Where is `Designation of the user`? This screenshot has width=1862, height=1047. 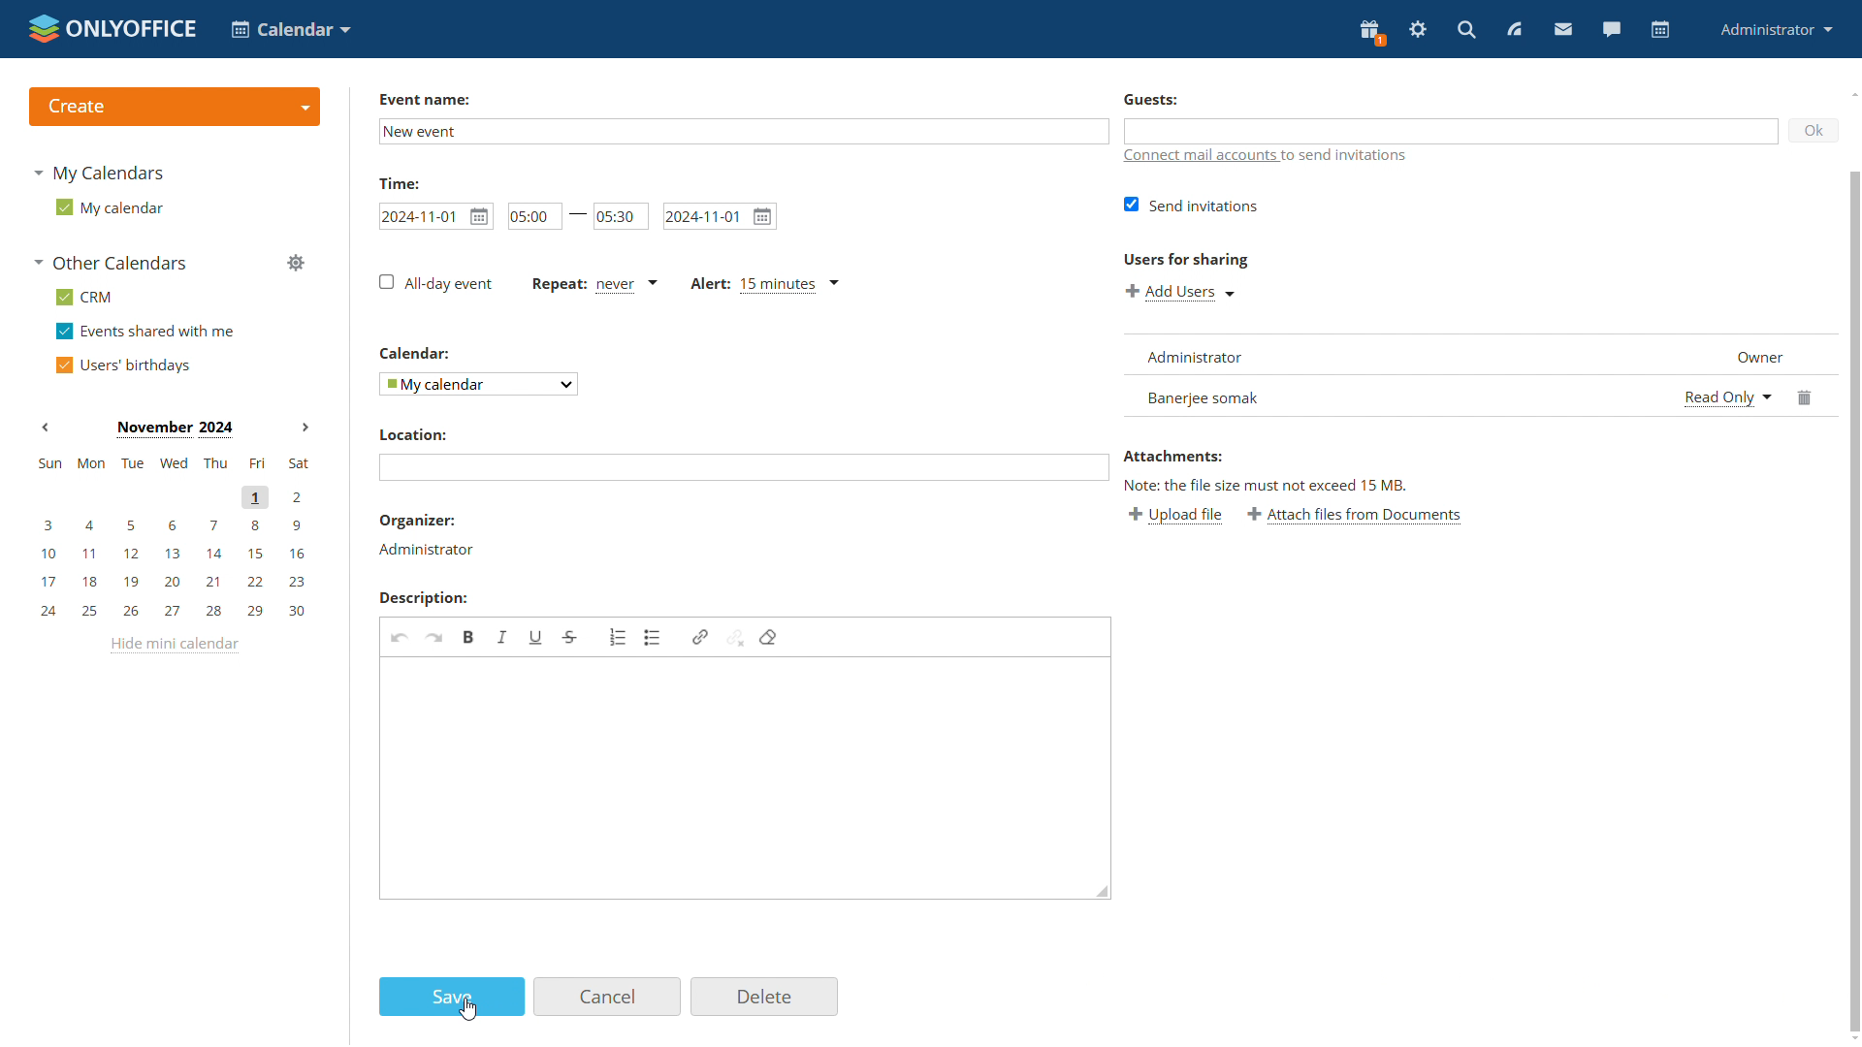
Designation of the user is located at coordinates (1755, 354).